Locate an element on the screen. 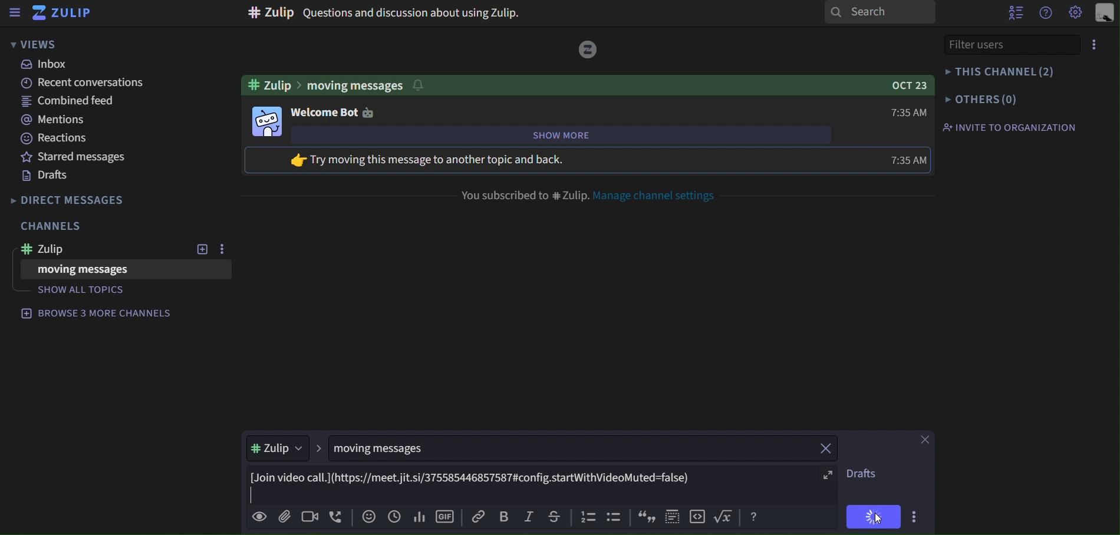  more actions is located at coordinates (915, 508).